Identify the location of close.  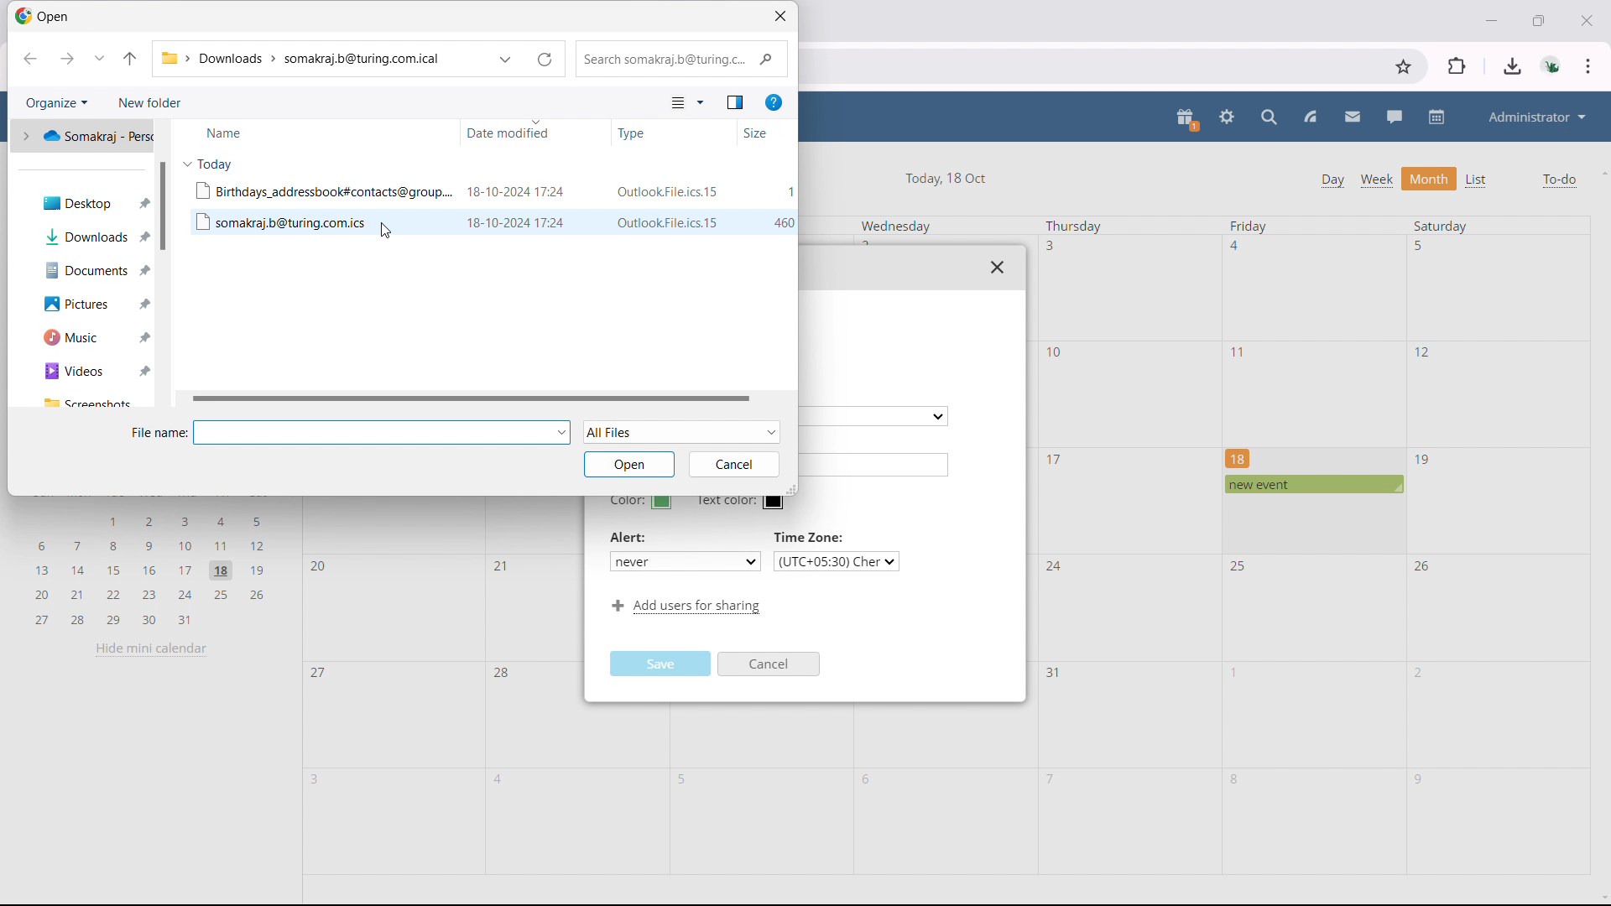
(1585, 19).